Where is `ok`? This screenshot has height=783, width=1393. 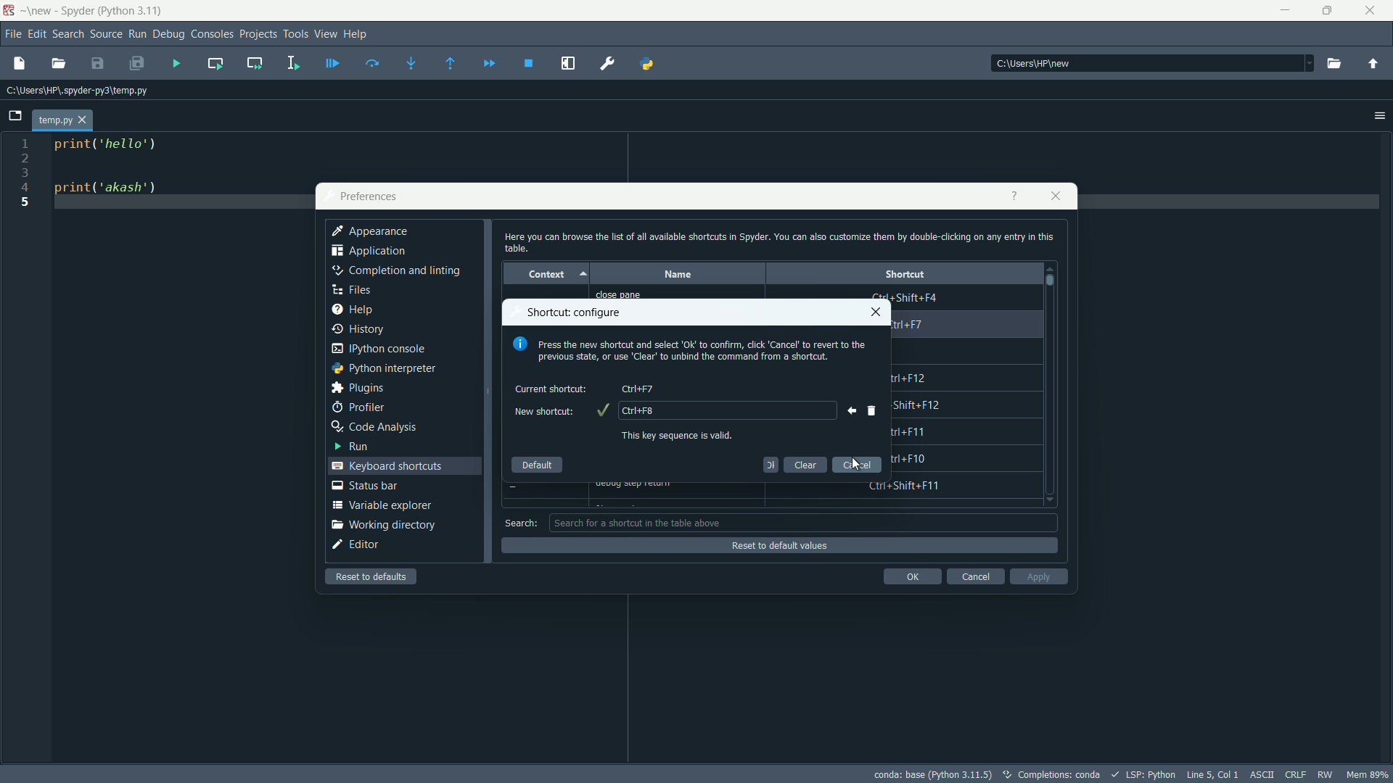 ok is located at coordinates (770, 463).